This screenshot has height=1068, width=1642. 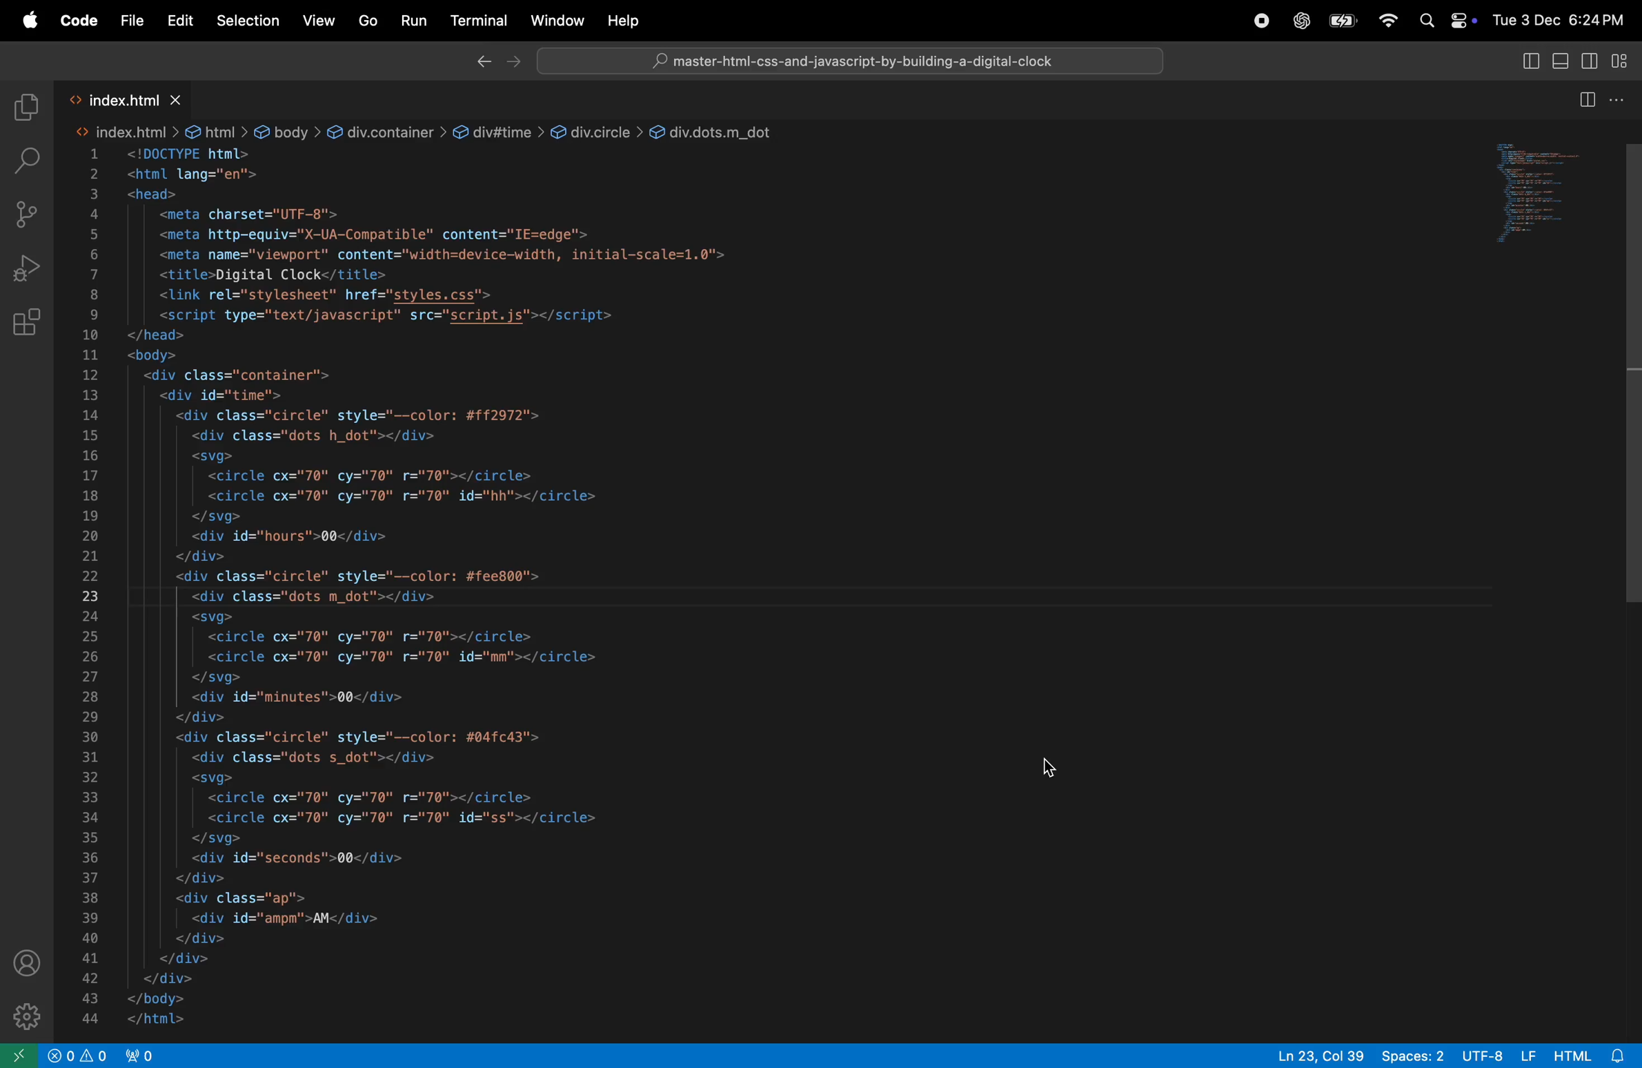 What do you see at coordinates (17, 1055) in the screenshot?
I see `new window` at bounding box center [17, 1055].